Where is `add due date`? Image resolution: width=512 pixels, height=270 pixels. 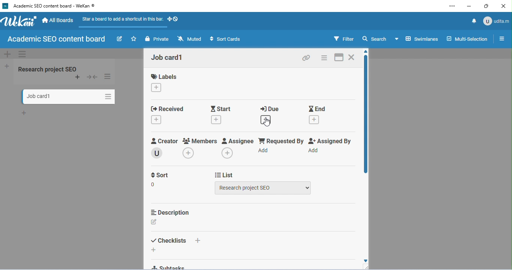 add due date is located at coordinates (268, 119).